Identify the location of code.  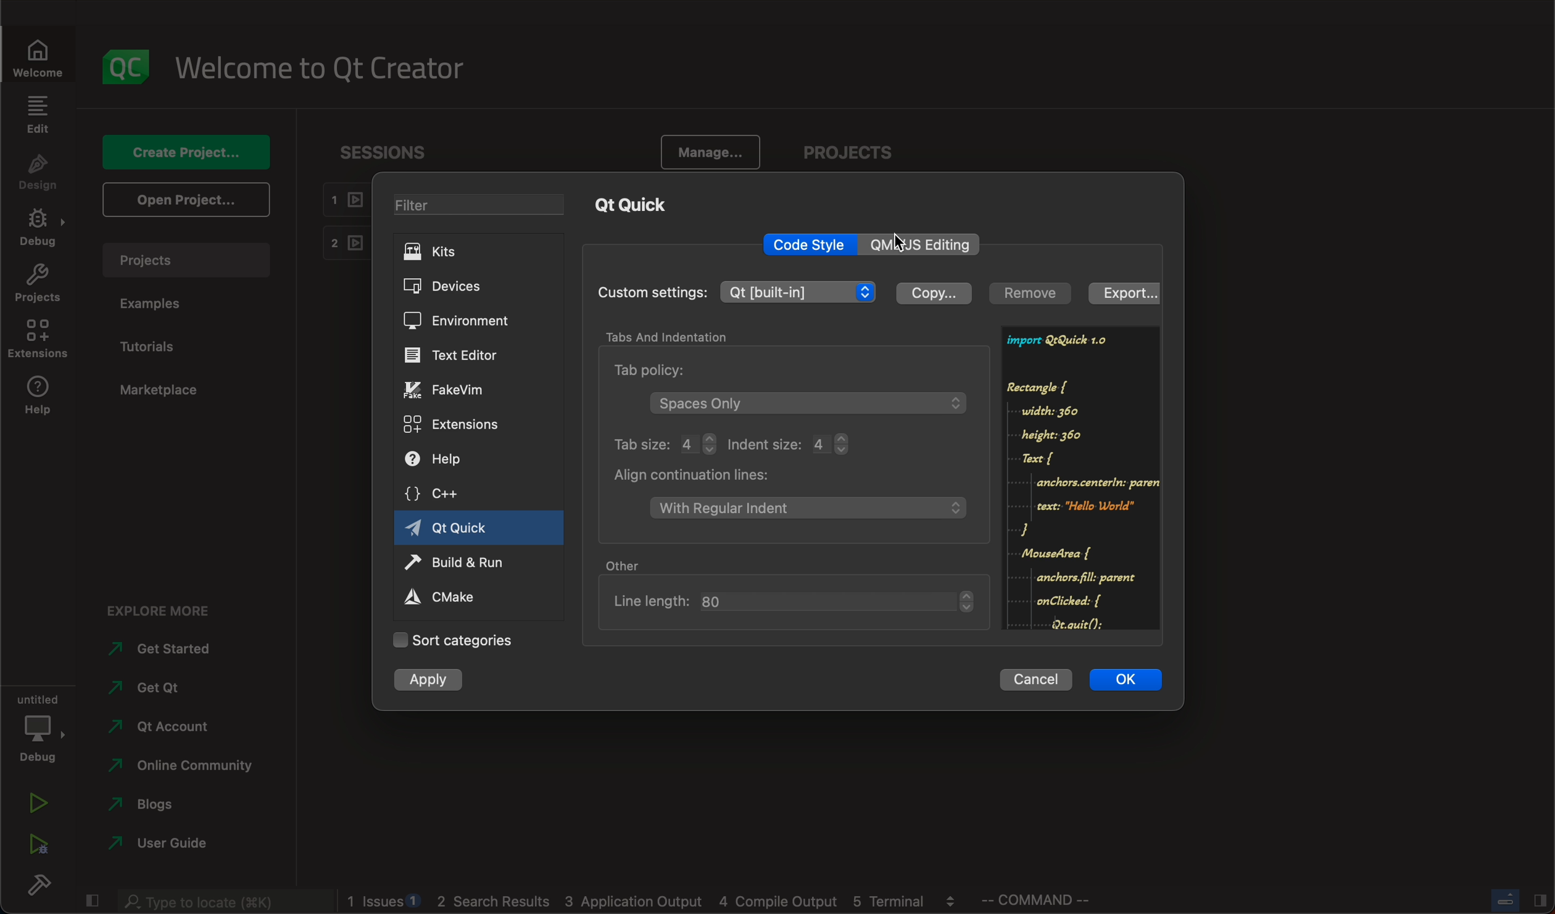
(1080, 477).